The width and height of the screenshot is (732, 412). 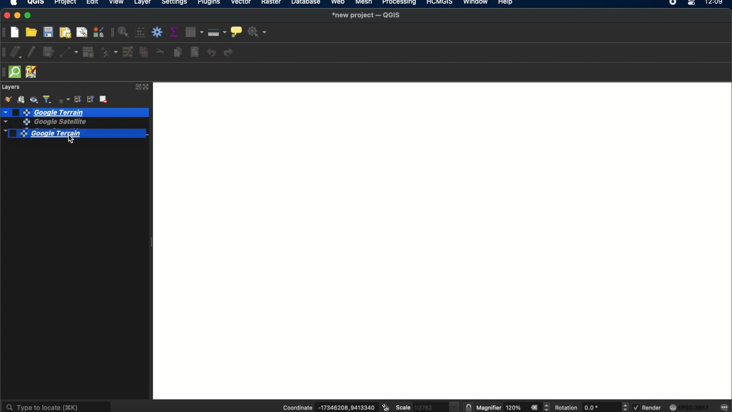 I want to click on layers, so click(x=12, y=87).